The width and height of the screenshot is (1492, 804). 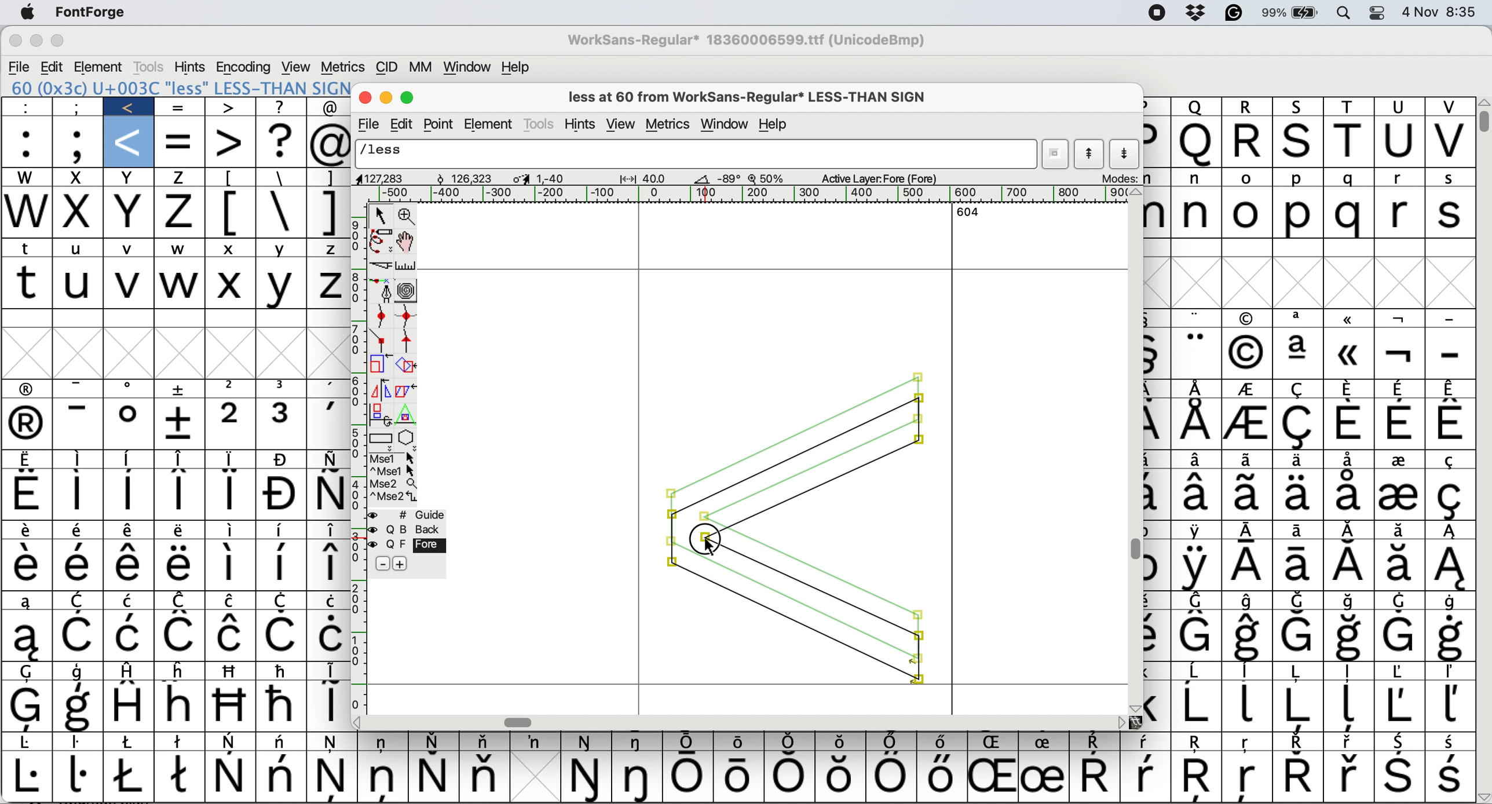 I want to click on x, so click(x=231, y=249).